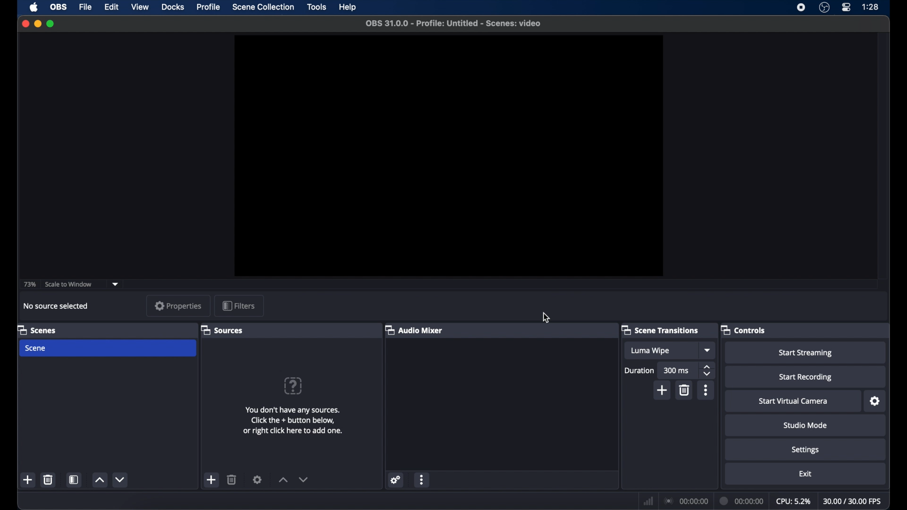  What do you see at coordinates (847, 8) in the screenshot?
I see `control center` at bounding box center [847, 8].